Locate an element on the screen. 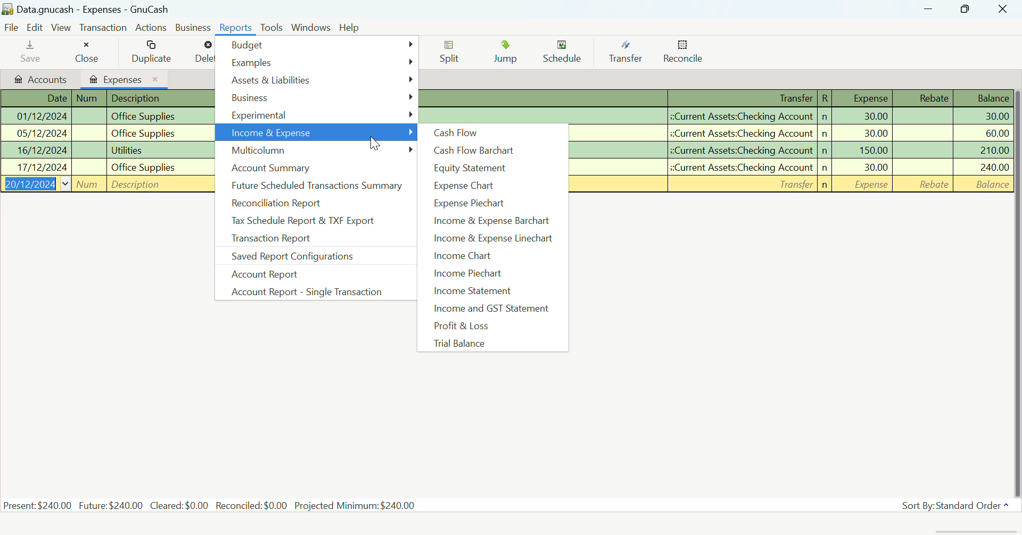 The image size is (1022, 535). Close Window is located at coordinates (1004, 9).